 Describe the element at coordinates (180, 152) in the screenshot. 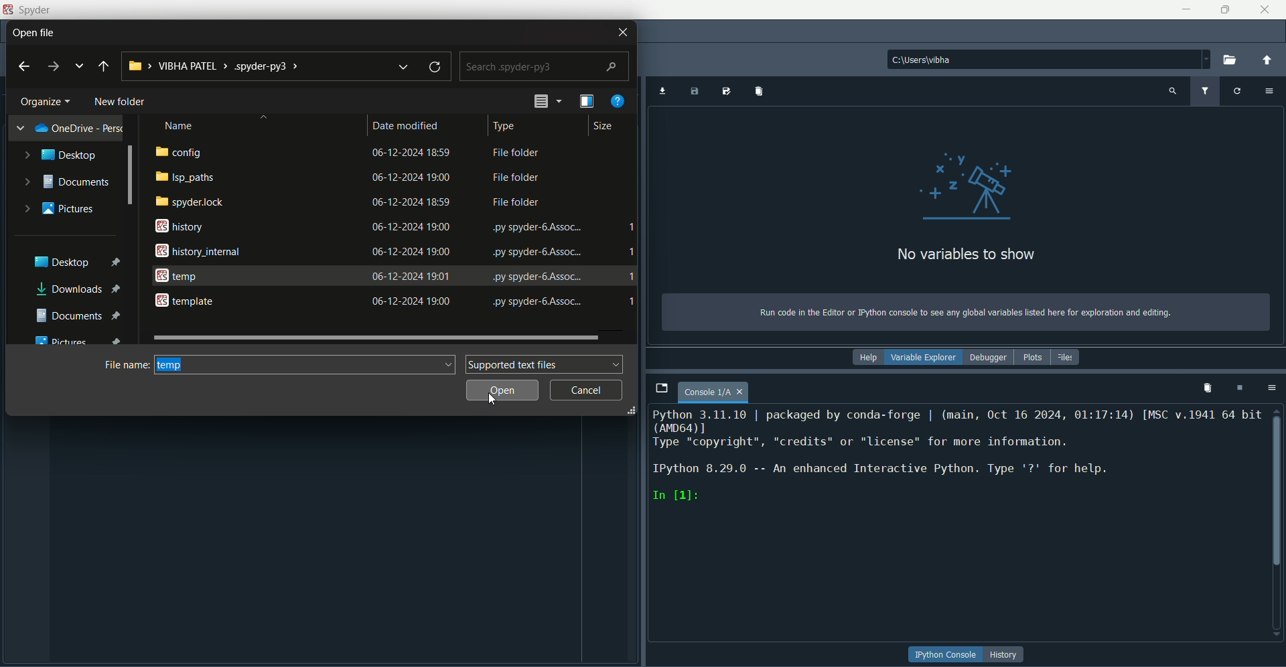

I see `config` at that location.